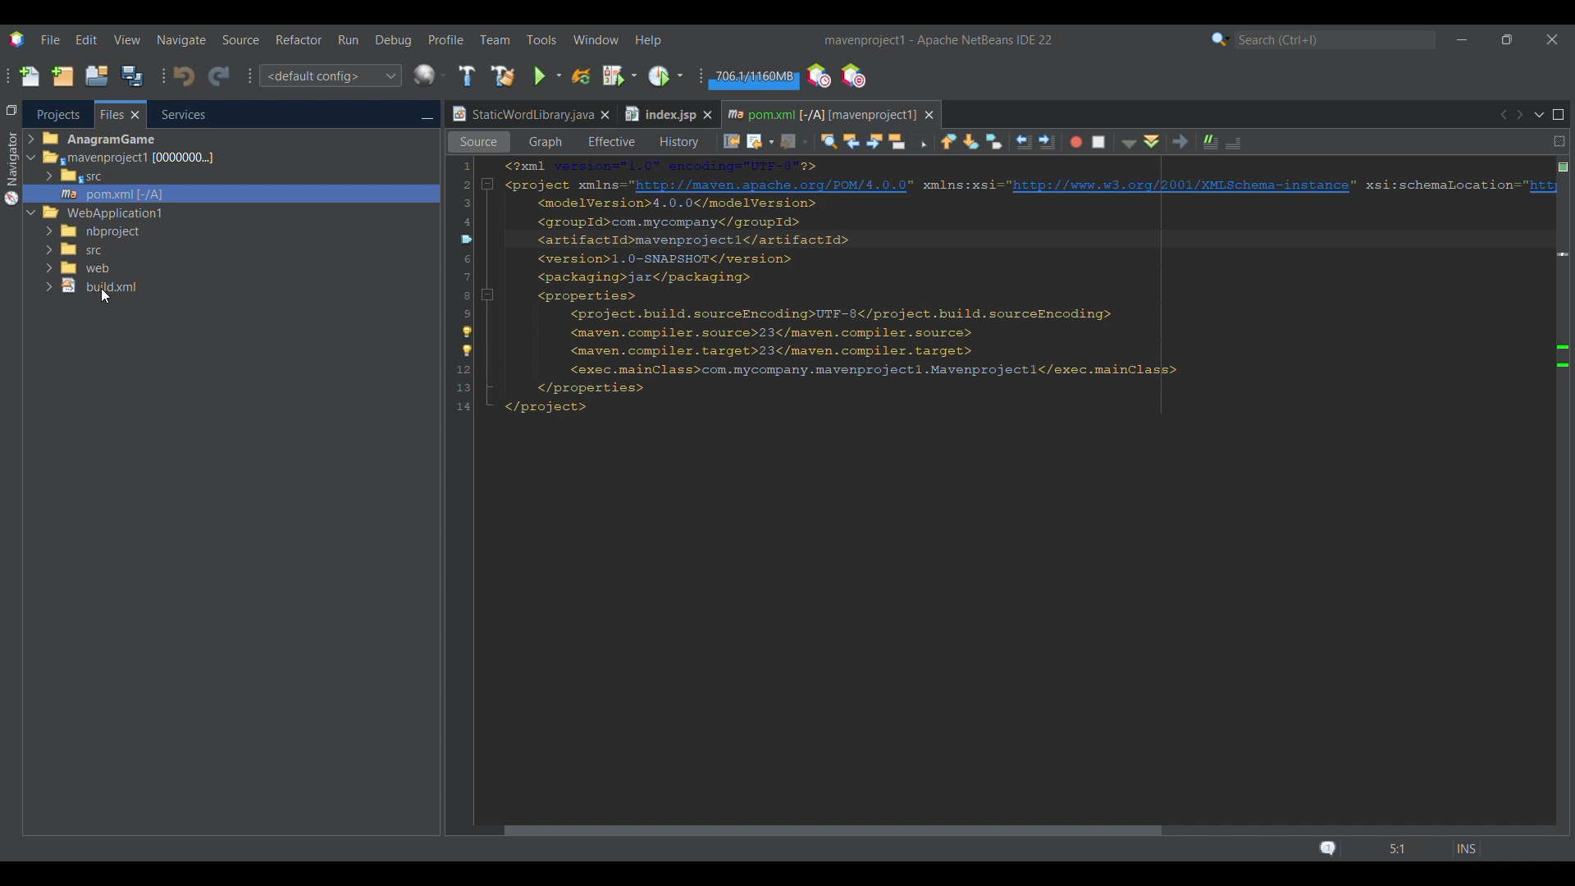  I want to click on Minimize, so click(1462, 40).